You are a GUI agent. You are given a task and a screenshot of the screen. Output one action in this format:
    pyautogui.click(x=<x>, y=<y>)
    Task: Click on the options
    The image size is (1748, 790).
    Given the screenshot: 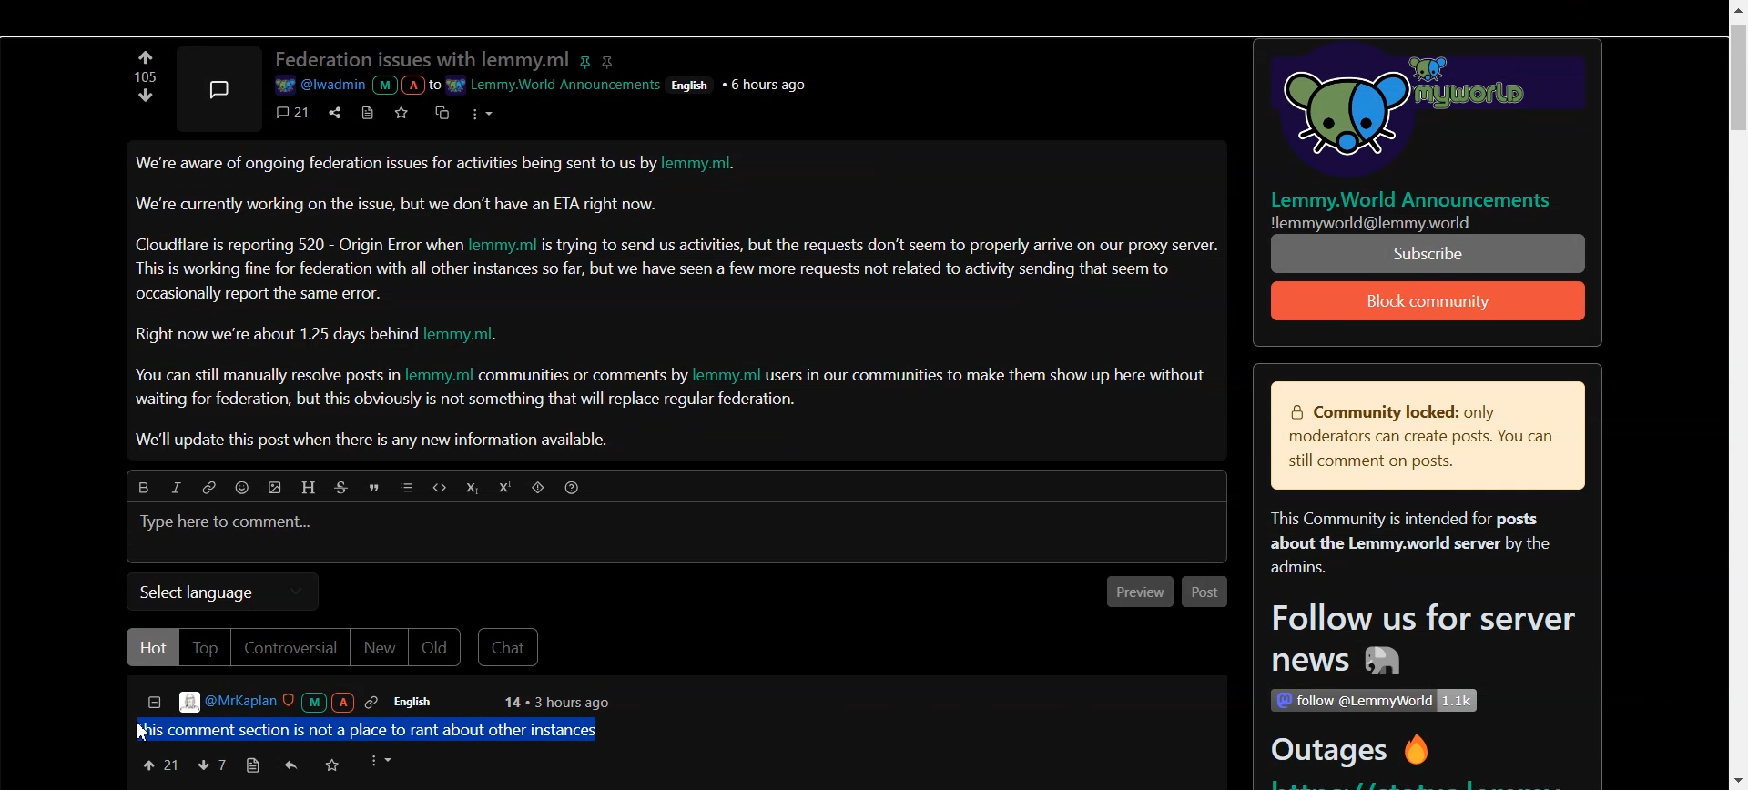 What is the action you would take?
    pyautogui.click(x=480, y=112)
    